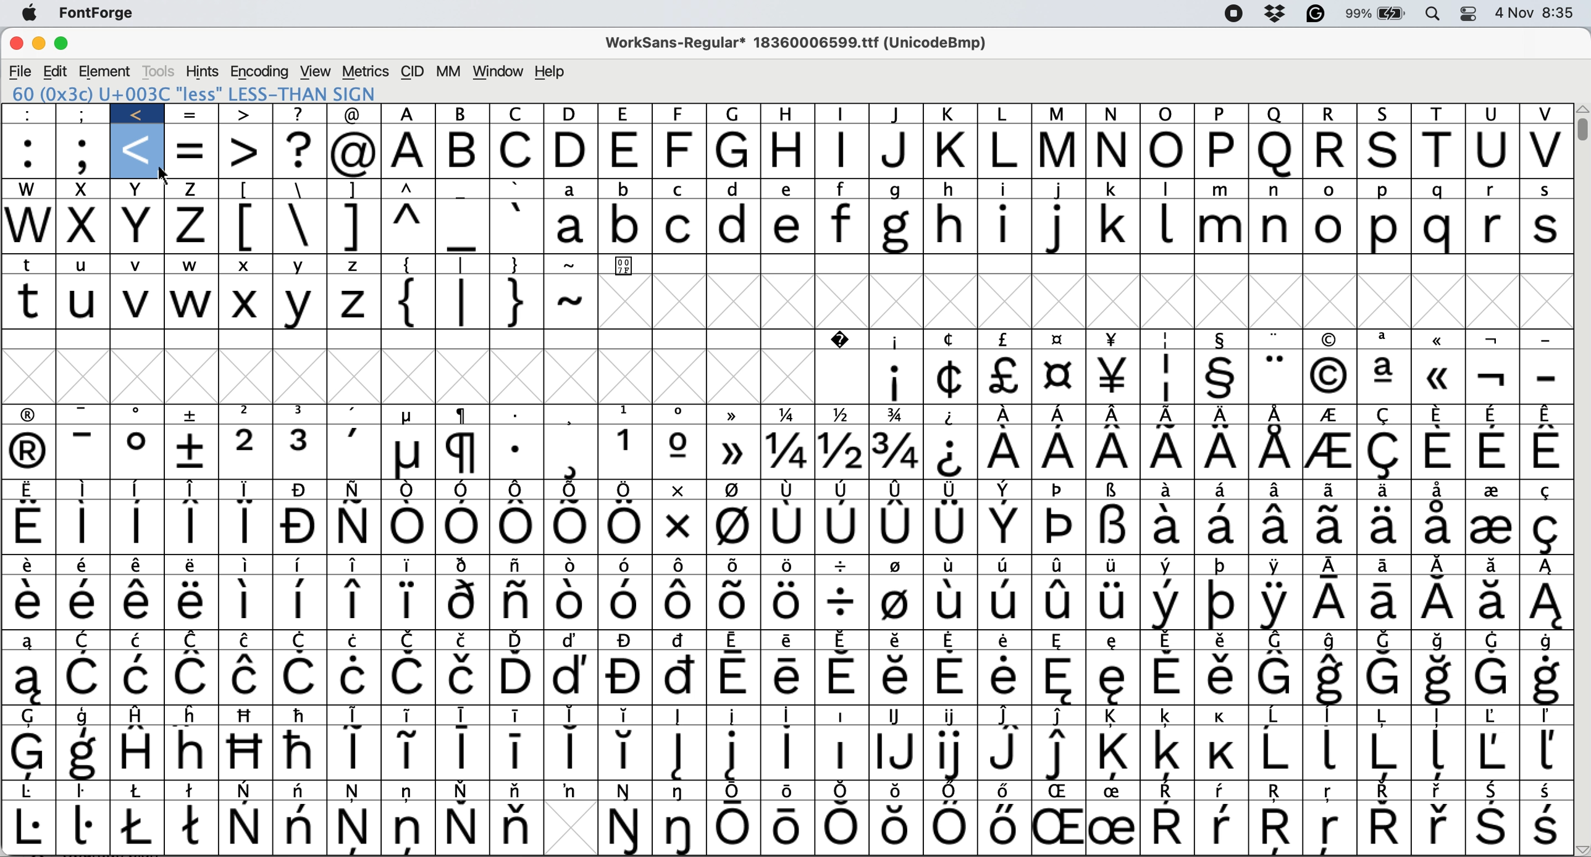 The width and height of the screenshot is (1591, 857). What do you see at coordinates (516, 490) in the screenshot?
I see `Symbol` at bounding box center [516, 490].